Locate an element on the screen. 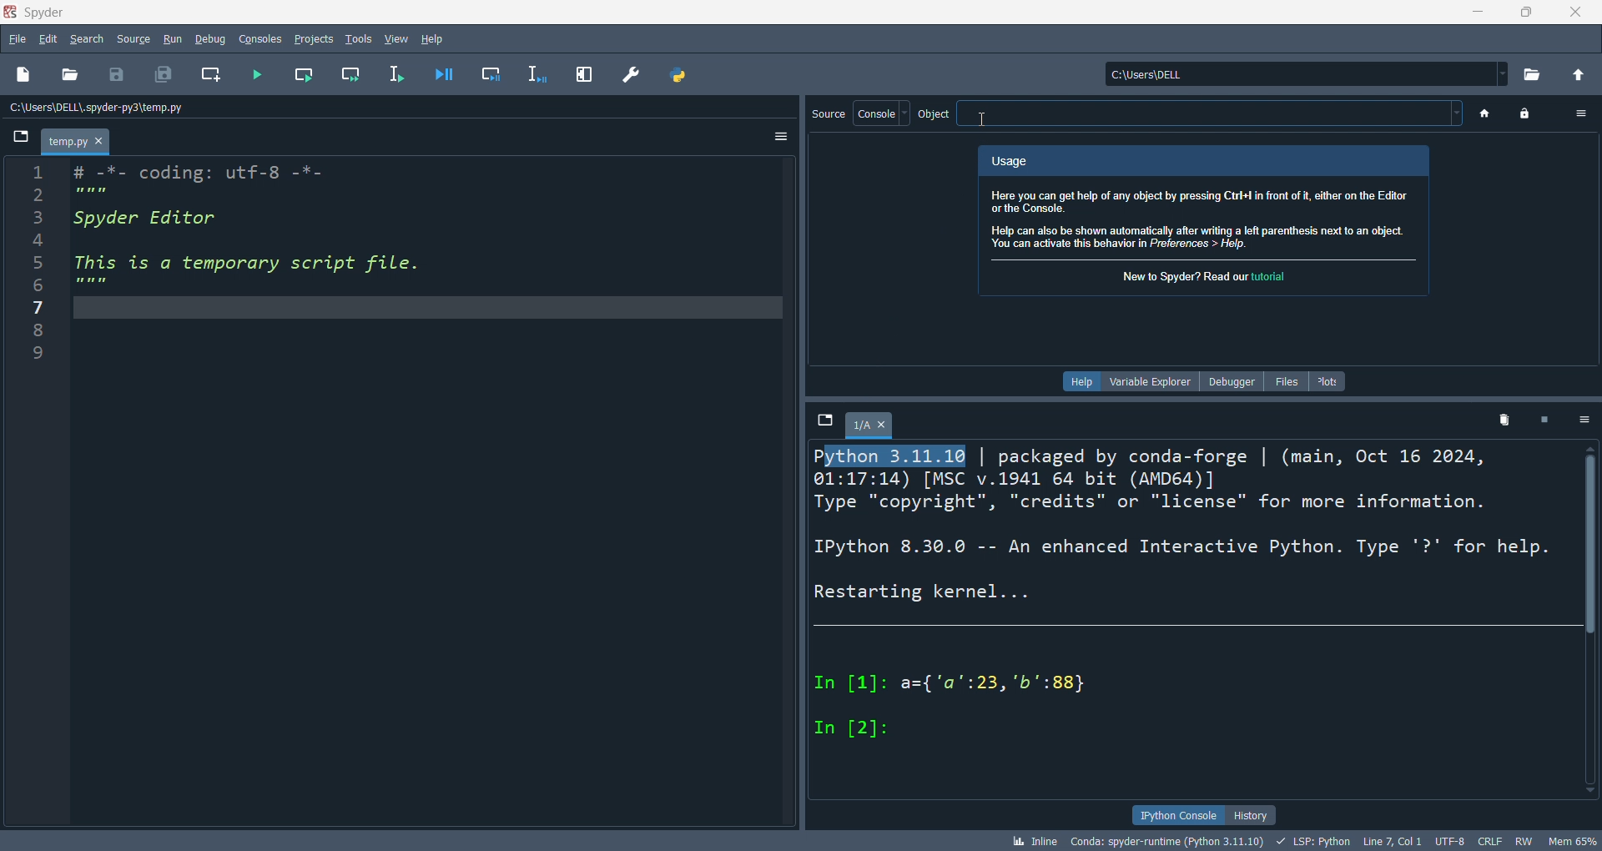 The image size is (1602, 851). RW is located at coordinates (1527, 840).